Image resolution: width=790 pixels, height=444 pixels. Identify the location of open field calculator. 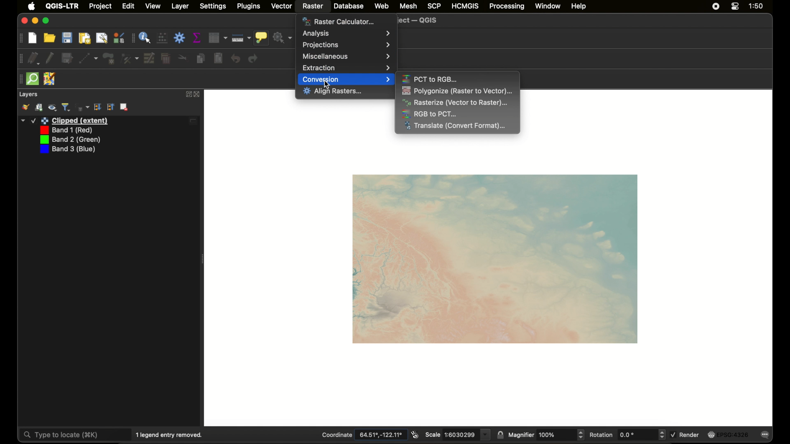
(162, 37).